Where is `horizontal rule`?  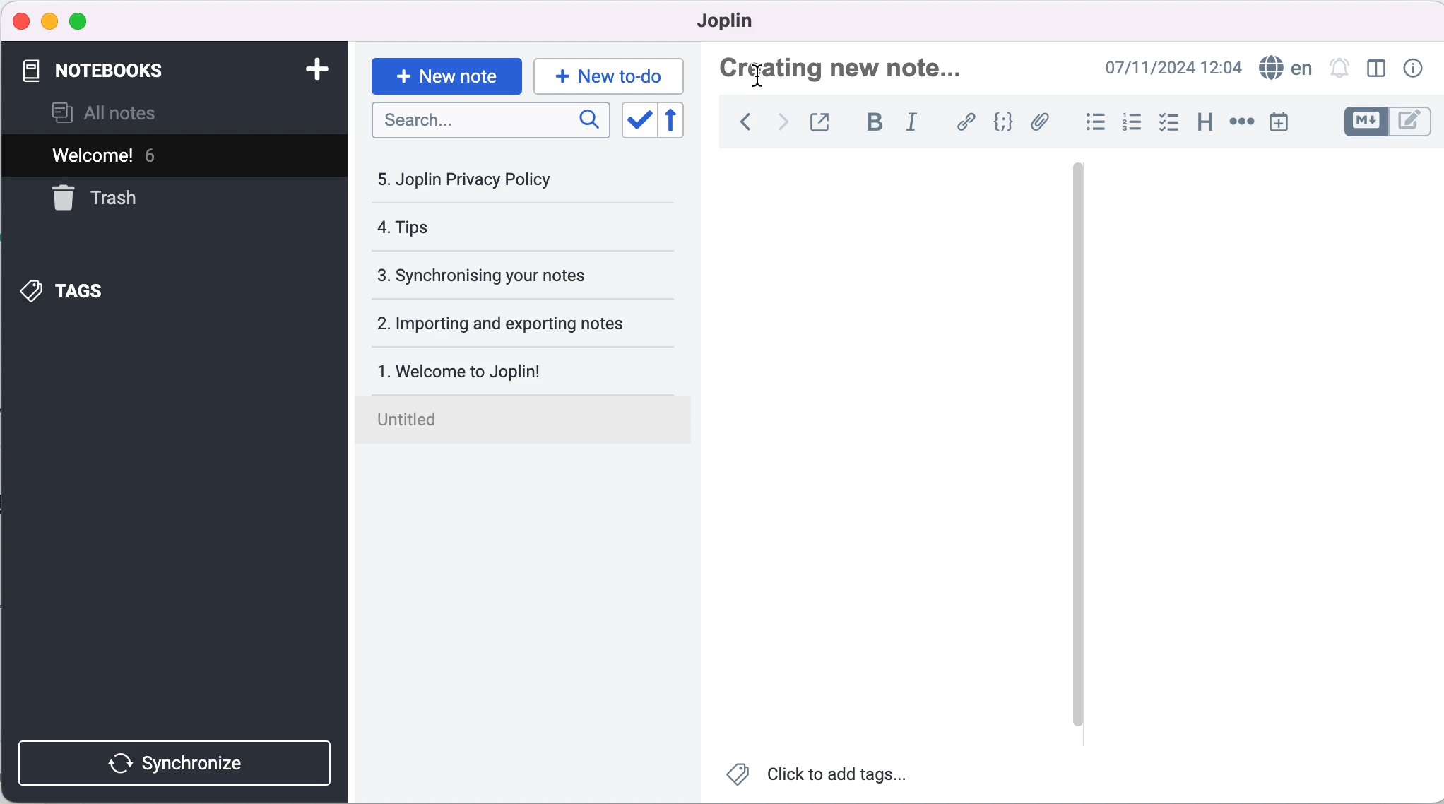 horizontal rule is located at coordinates (1241, 124).